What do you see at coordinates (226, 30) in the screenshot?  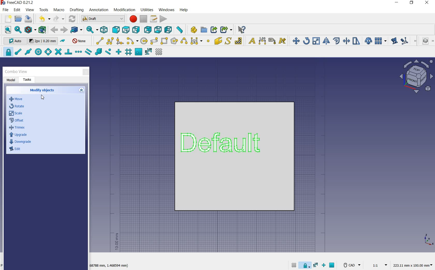 I see `make sub-link` at bounding box center [226, 30].